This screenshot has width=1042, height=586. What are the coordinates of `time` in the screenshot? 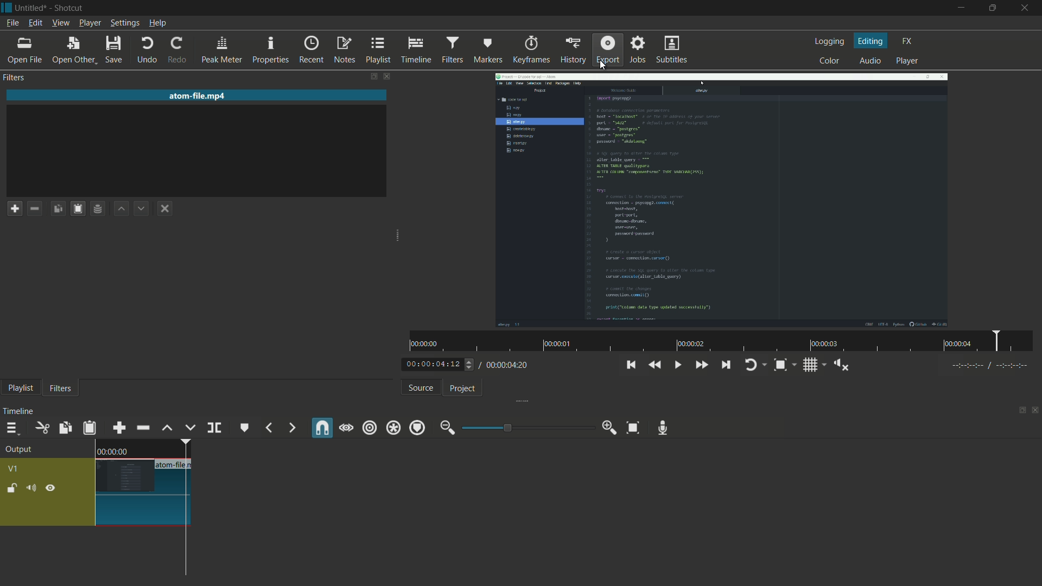 It's located at (725, 341).